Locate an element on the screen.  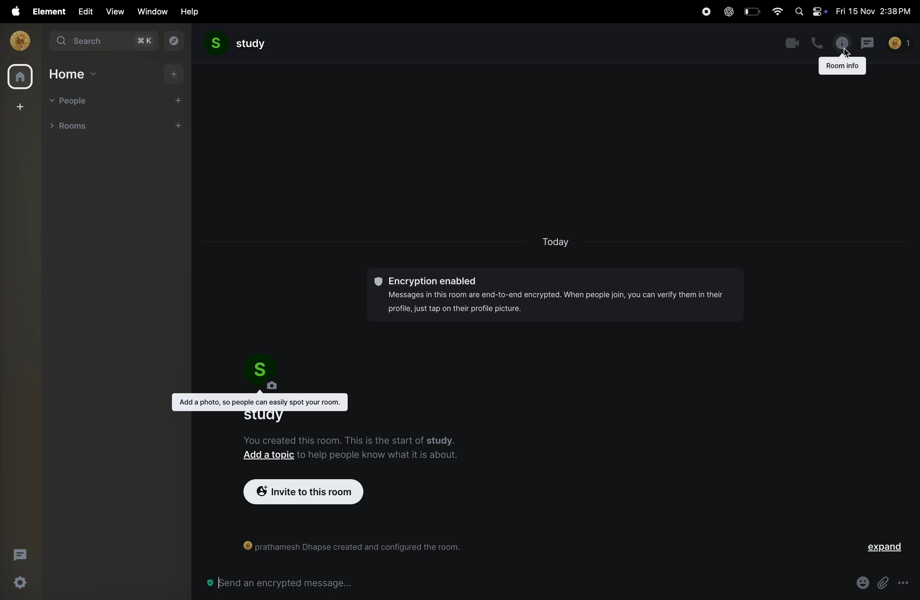
Send an encrypted message... is located at coordinates (273, 583).